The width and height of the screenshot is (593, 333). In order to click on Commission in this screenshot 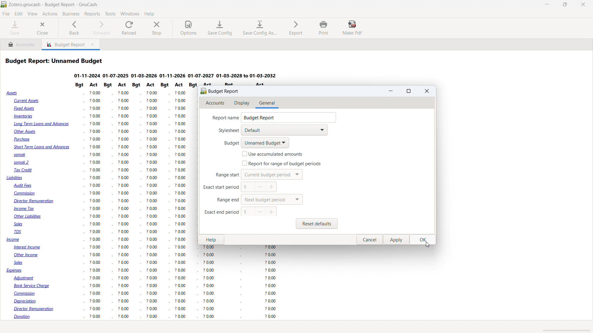, I will do `click(29, 294)`.